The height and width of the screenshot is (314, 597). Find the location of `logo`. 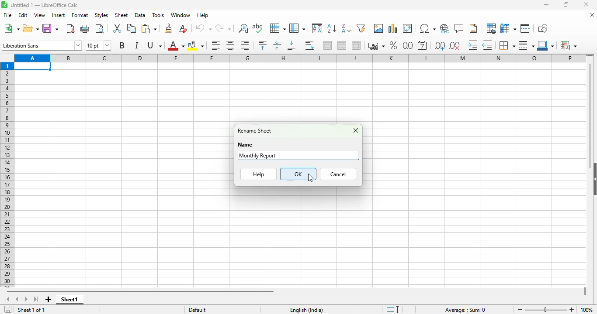

logo is located at coordinates (4, 5).